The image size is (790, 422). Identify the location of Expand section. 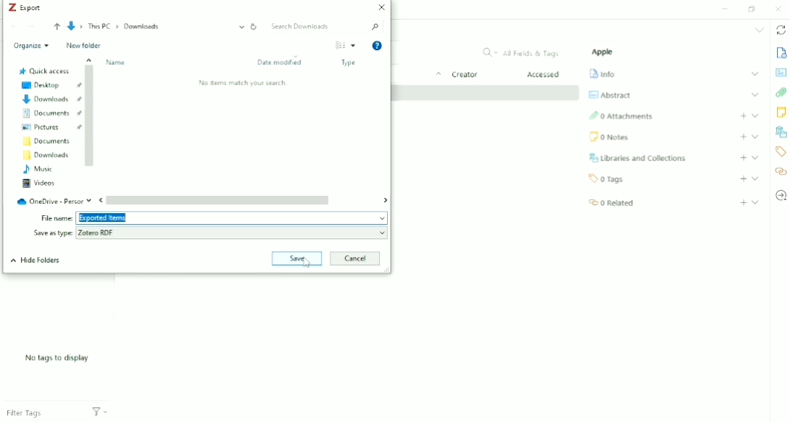
(755, 136).